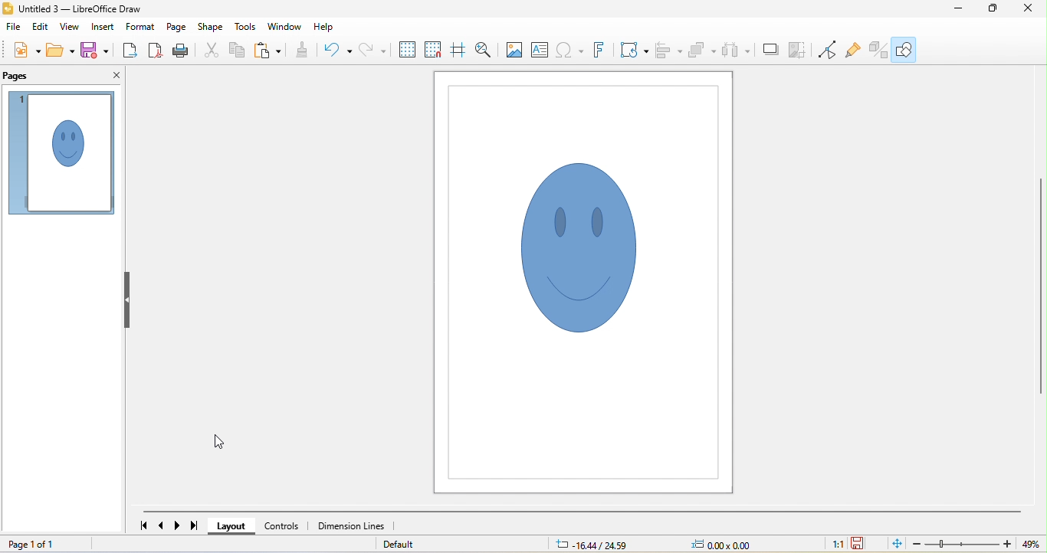 This screenshot has height=553, width=1047. Describe the element at coordinates (1028, 11) in the screenshot. I see `close` at that location.